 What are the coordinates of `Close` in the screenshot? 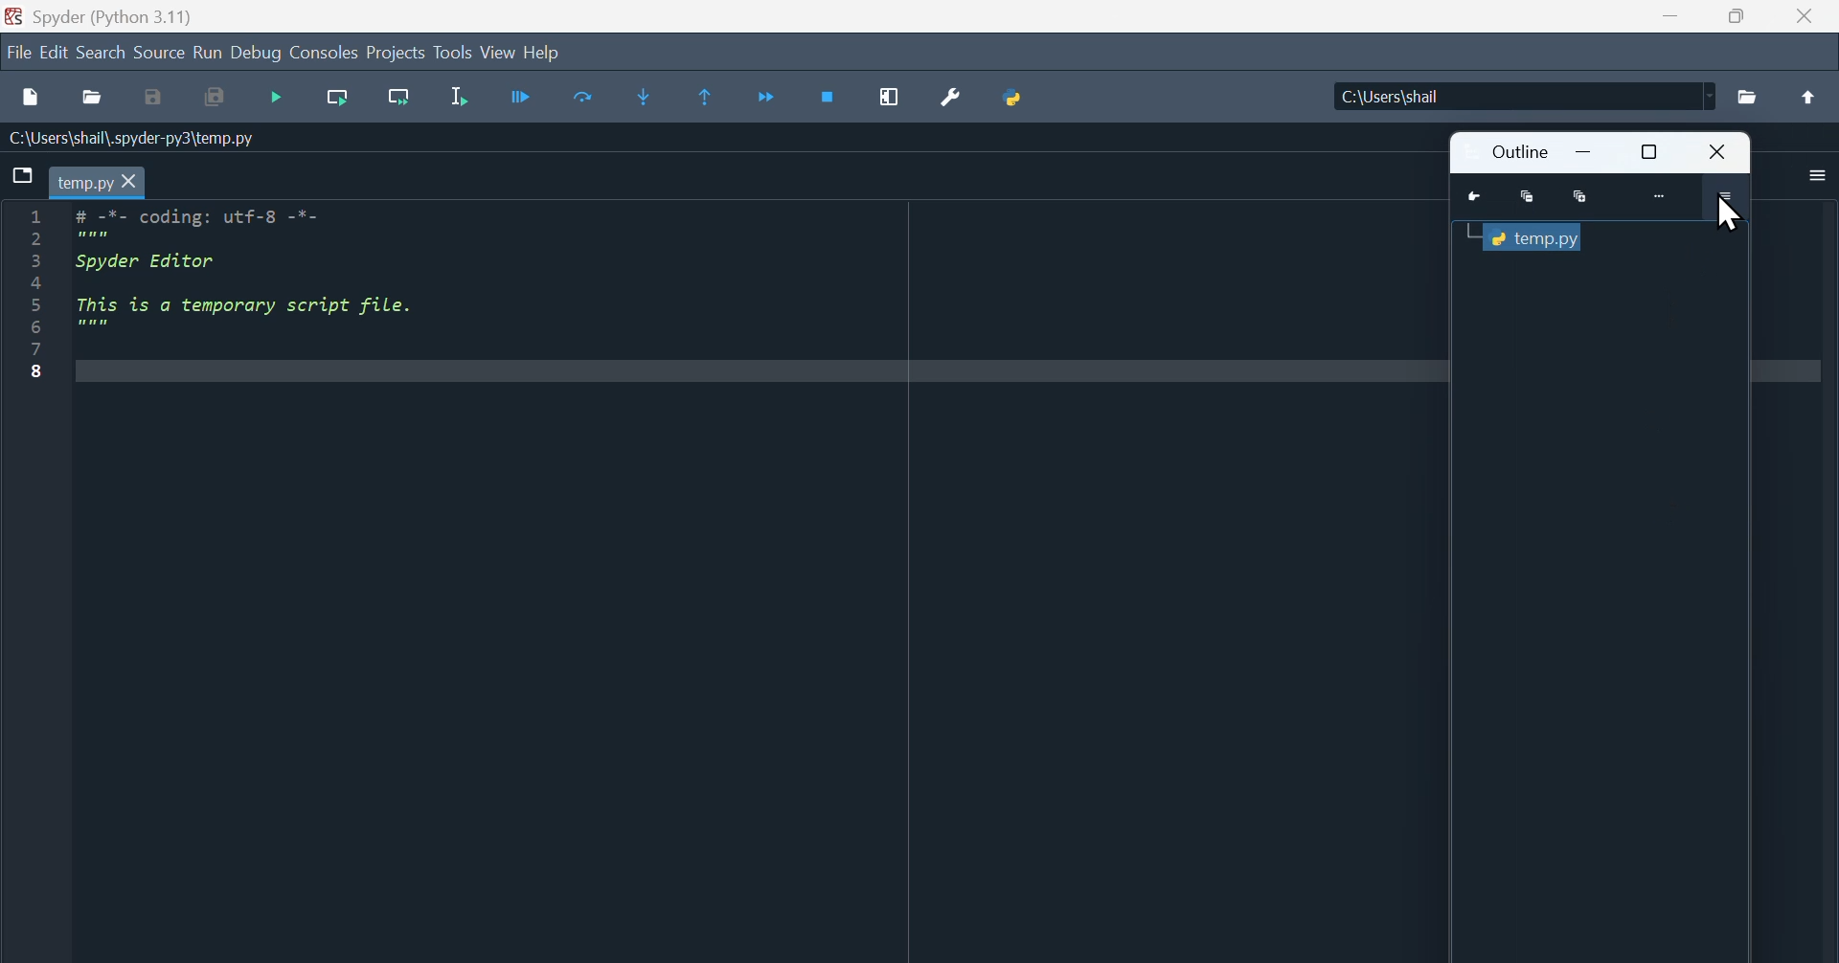 It's located at (1722, 151).